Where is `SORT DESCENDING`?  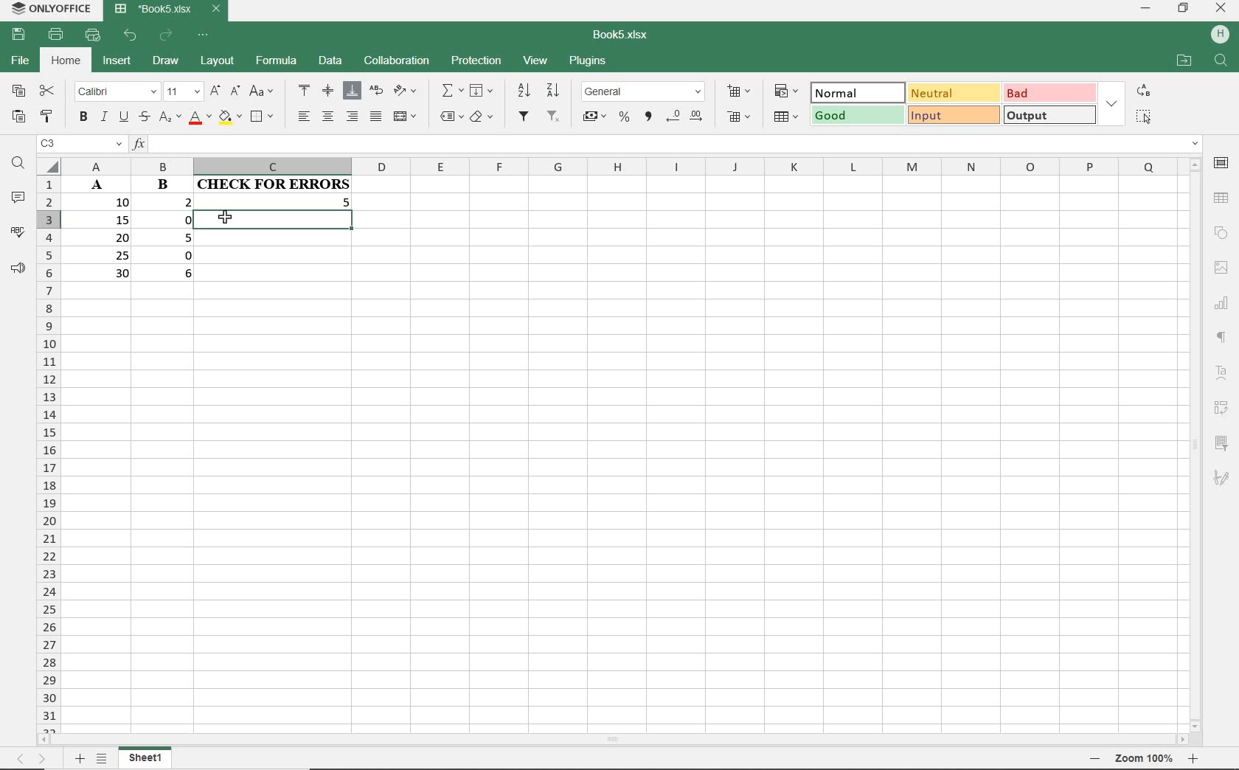 SORT DESCENDING is located at coordinates (555, 89).